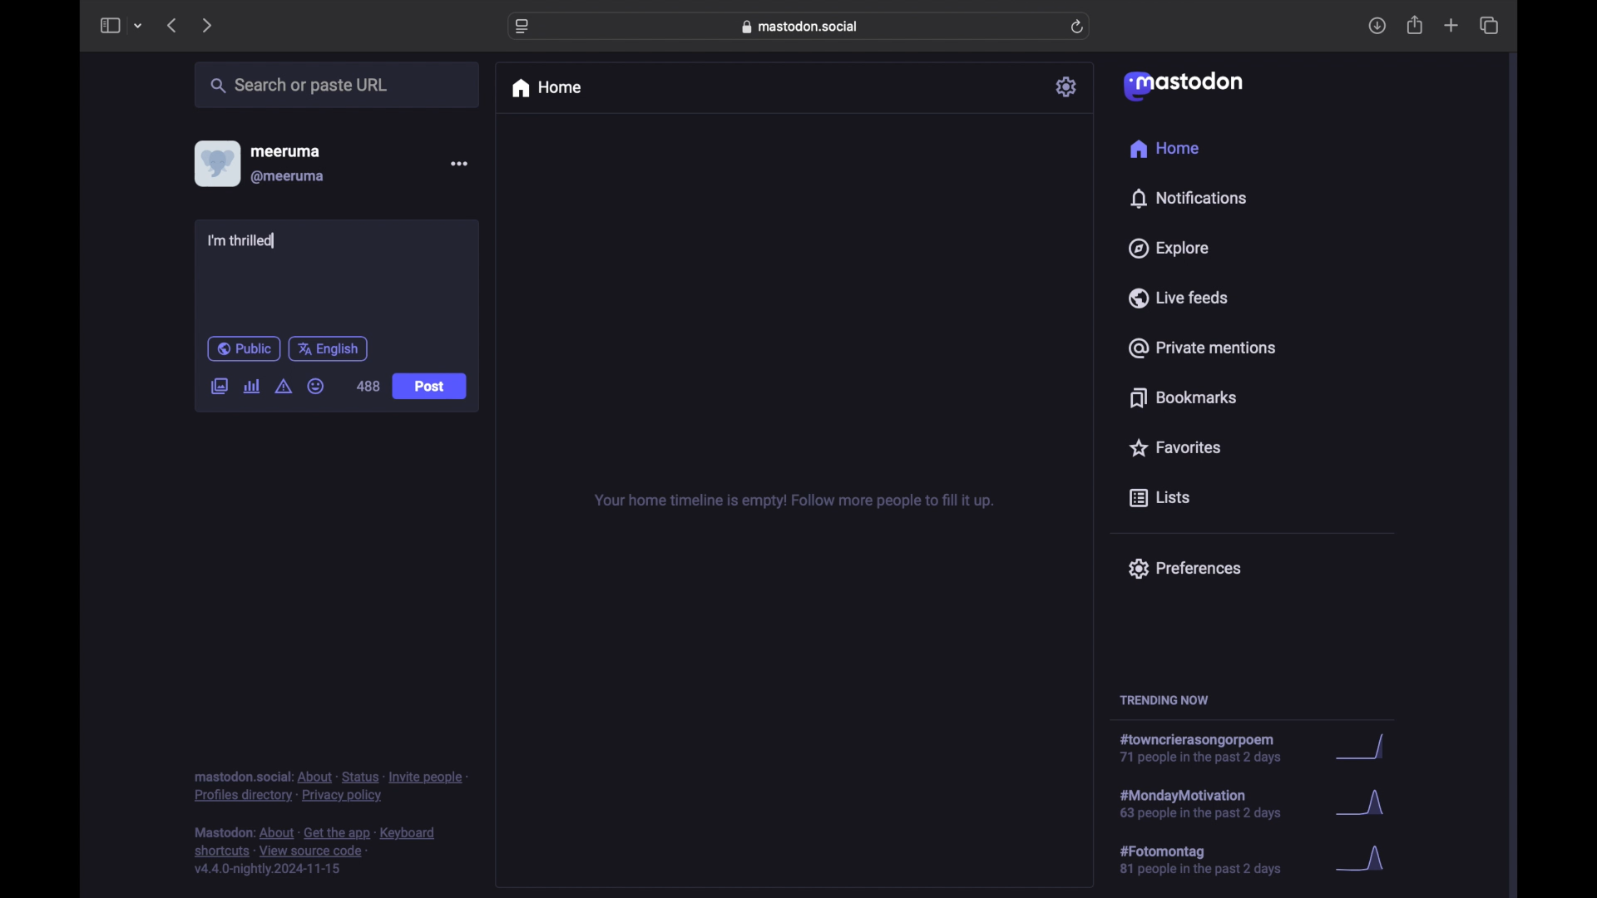 The height and width of the screenshot is (898, 1597). What do you see at coordinates (368, 386) in the screenshot?
I see `488` at bounding box center [368, 386].